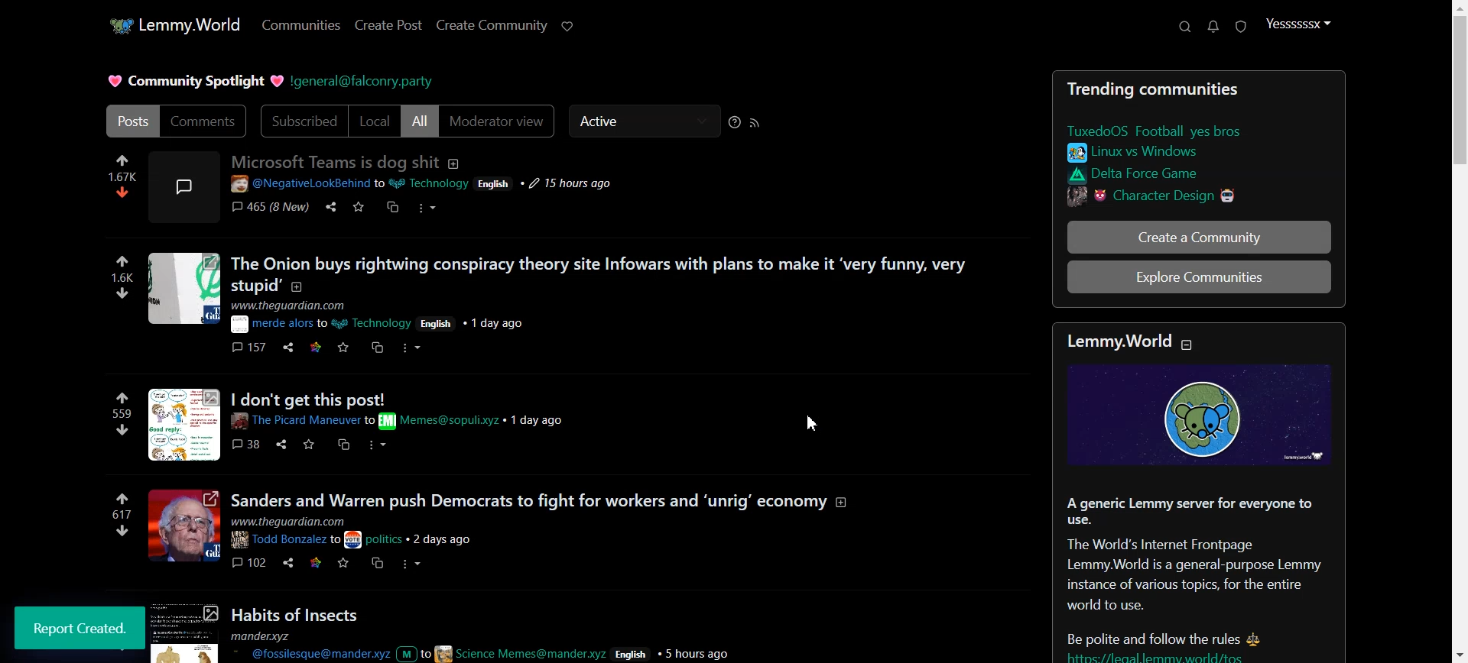  I want to click on Active, so click(643, 121).